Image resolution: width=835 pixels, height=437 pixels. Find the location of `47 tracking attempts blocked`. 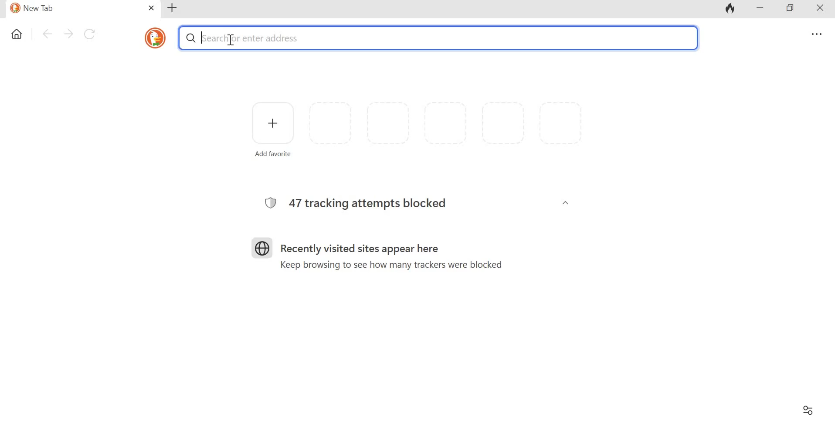

47 tracking attempts blocked is located at coordinates (374, 204).